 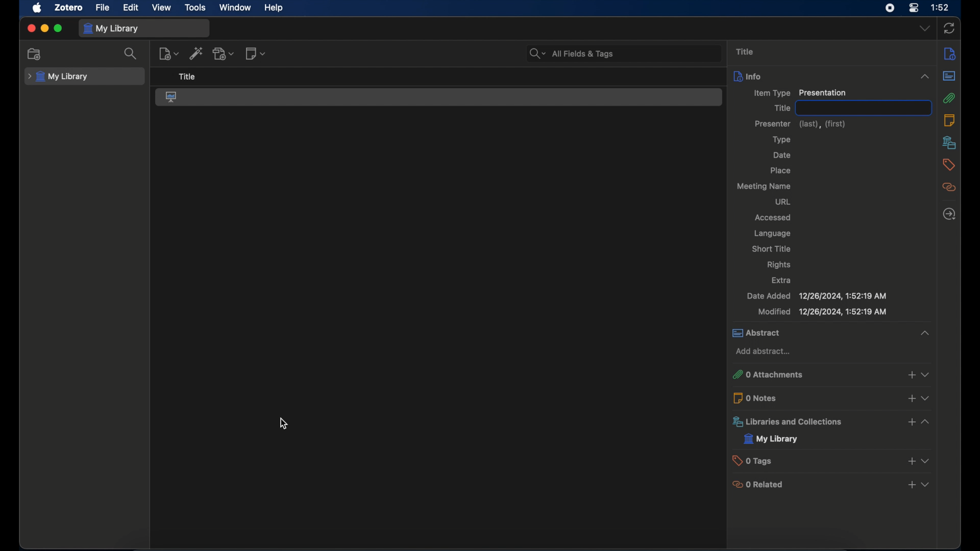 I want to click on close, so click(x=31, y=29).